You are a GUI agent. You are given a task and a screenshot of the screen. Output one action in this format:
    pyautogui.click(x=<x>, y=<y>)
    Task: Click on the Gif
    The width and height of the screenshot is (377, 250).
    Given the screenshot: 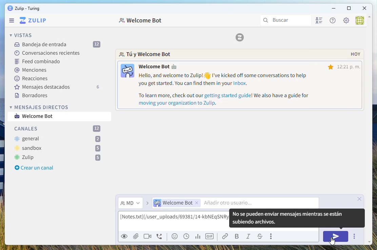 What is the action you would take?
    pyautogui.click(x=210, y=236)
    